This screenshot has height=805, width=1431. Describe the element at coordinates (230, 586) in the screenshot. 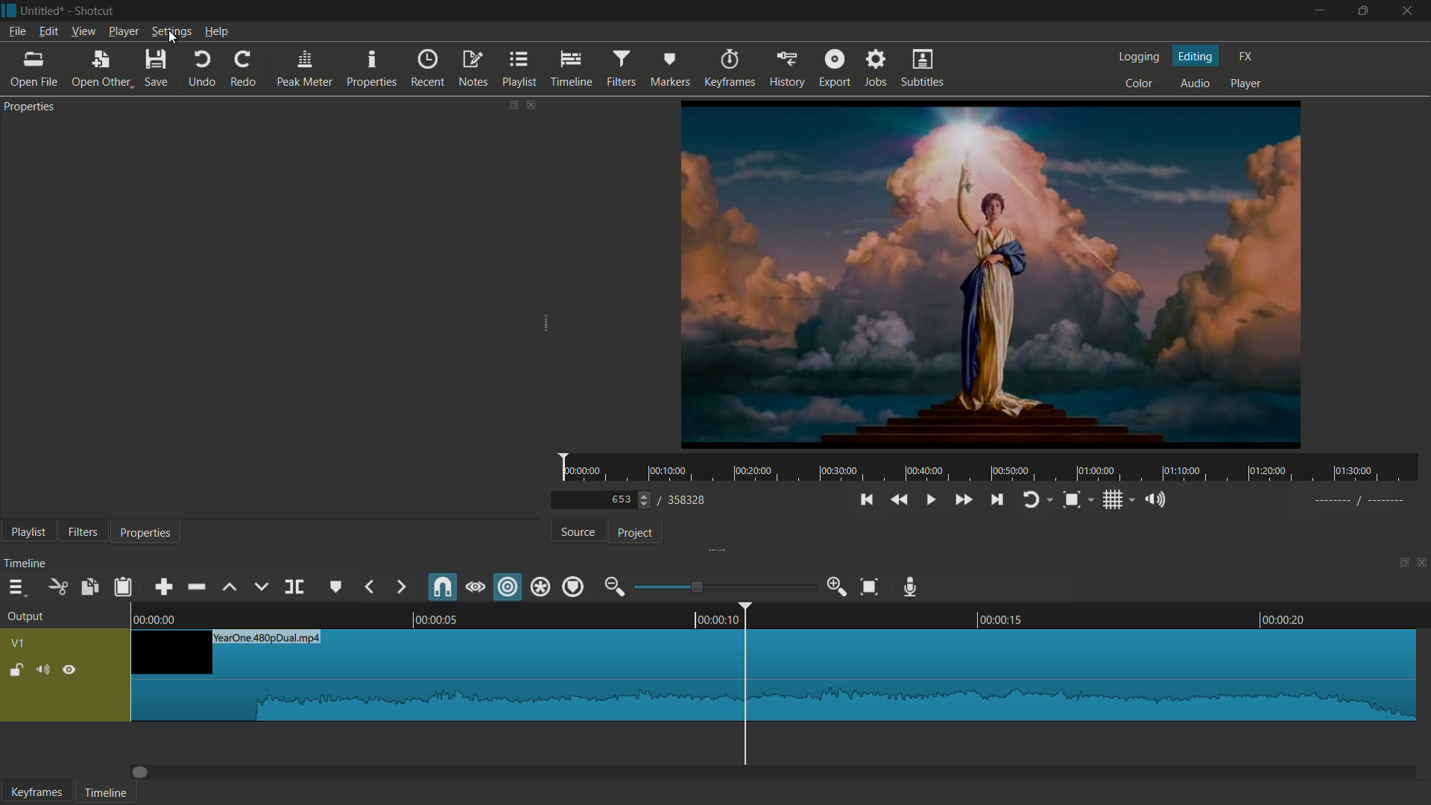

I see `lift` at that location.